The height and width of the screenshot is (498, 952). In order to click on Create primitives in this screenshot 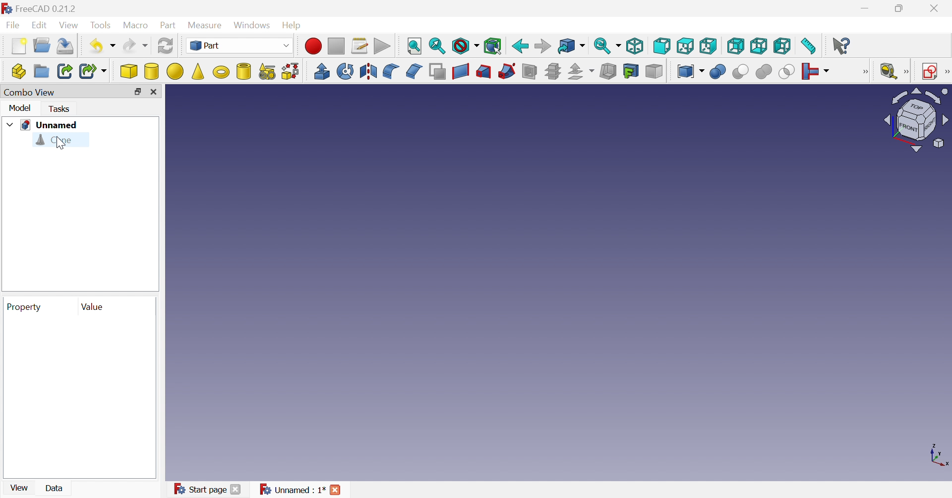, I will do `click(266, 71)`.